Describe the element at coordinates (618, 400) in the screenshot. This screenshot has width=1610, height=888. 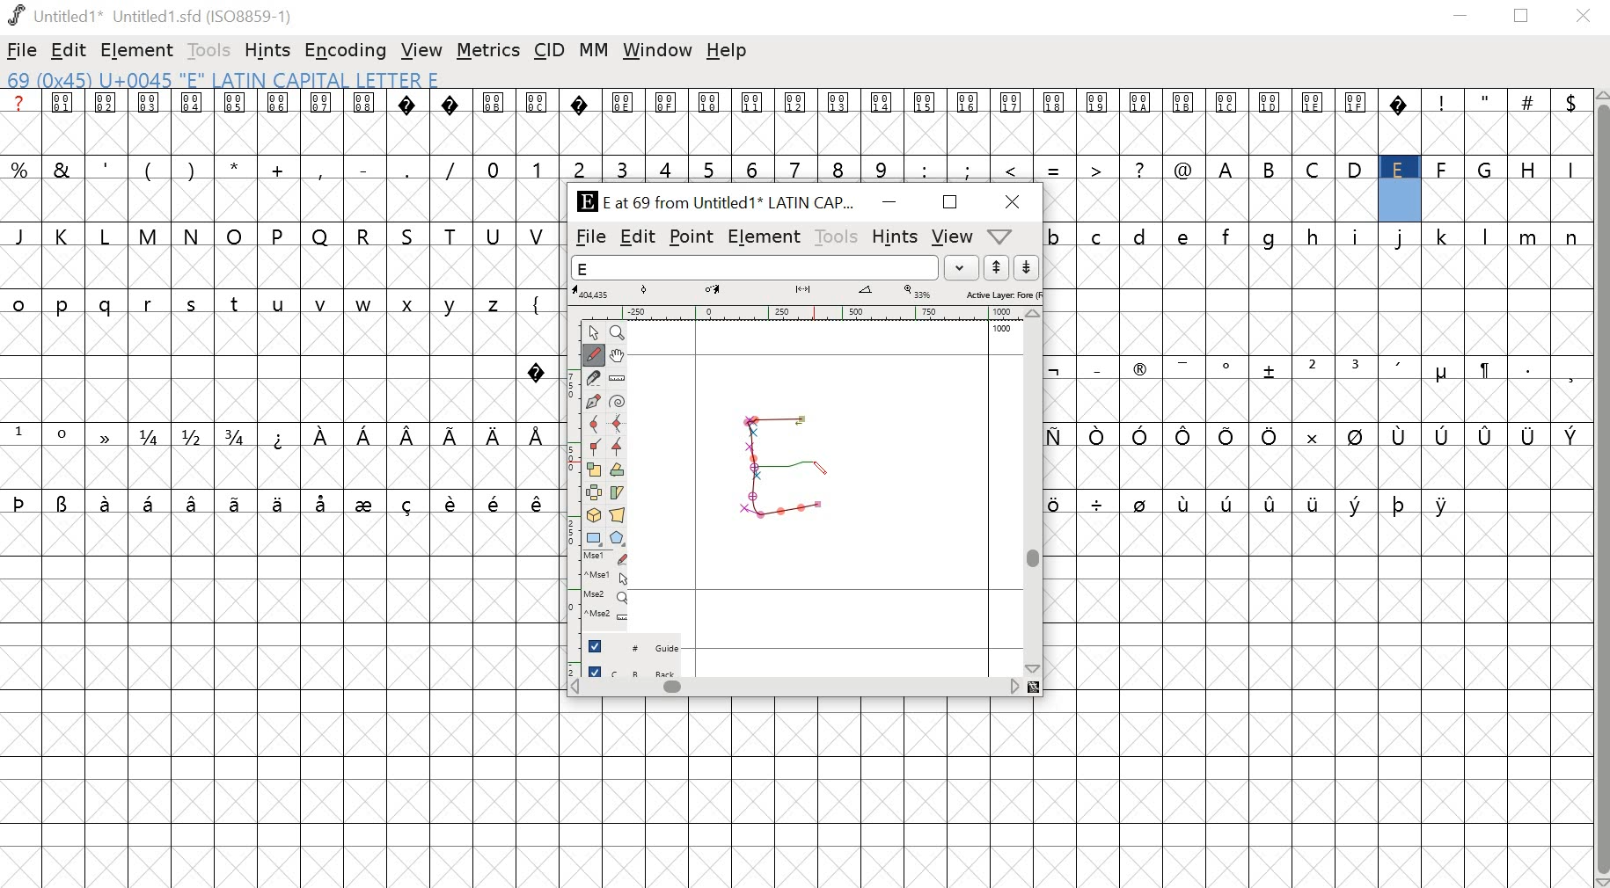
I see `Spiro` at that location.